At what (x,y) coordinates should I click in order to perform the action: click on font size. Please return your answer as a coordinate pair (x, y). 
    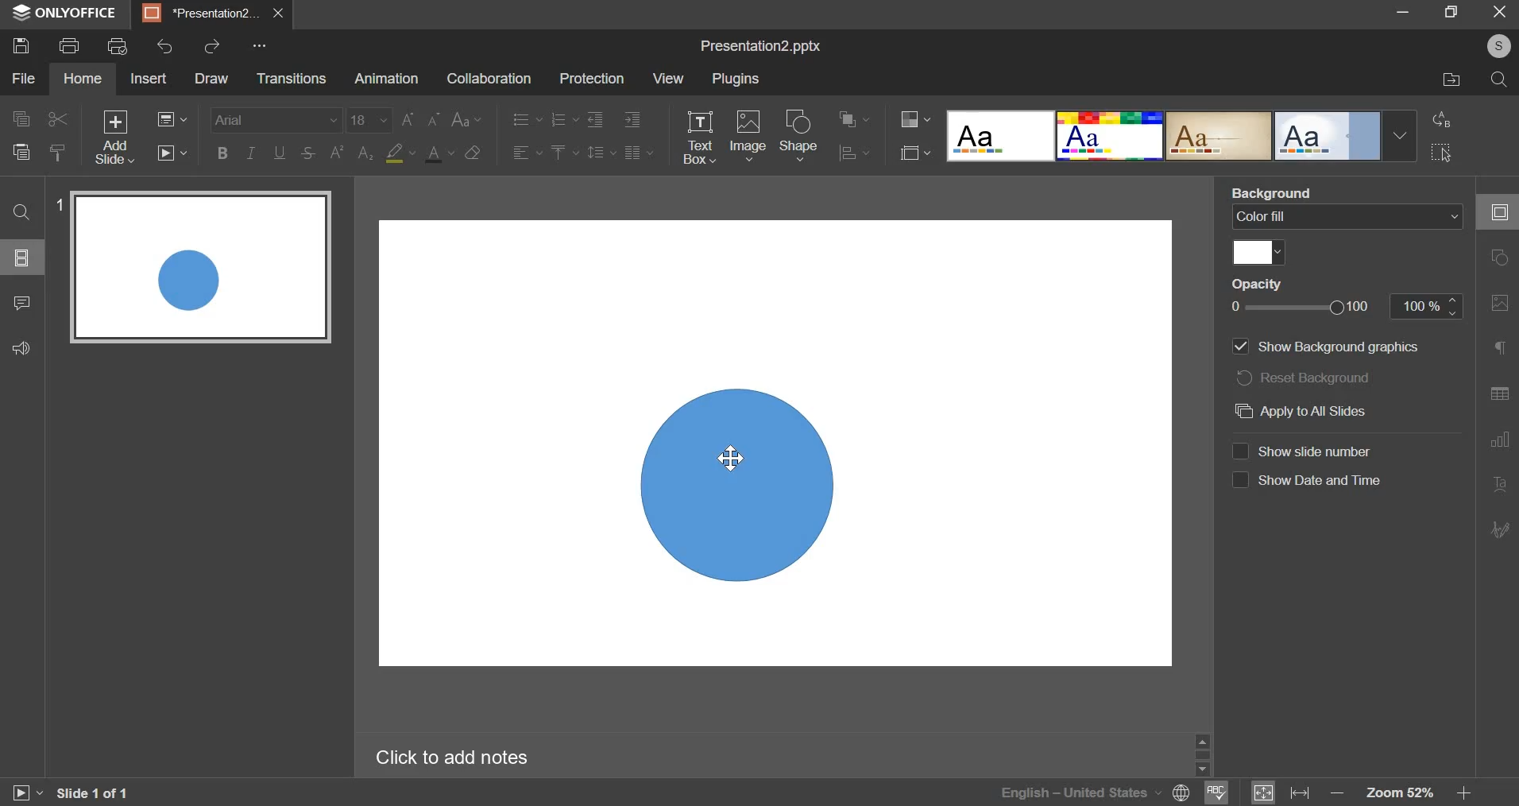
    Looking at the image, I should click on (369, 120).